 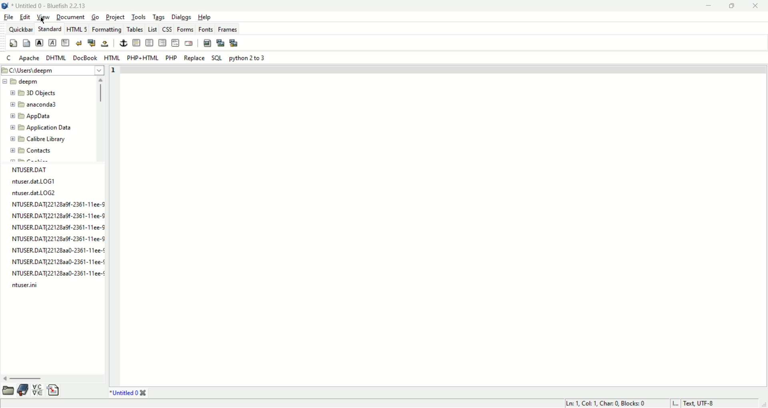 I want to click on DHTML, so click(x=56, y=58).